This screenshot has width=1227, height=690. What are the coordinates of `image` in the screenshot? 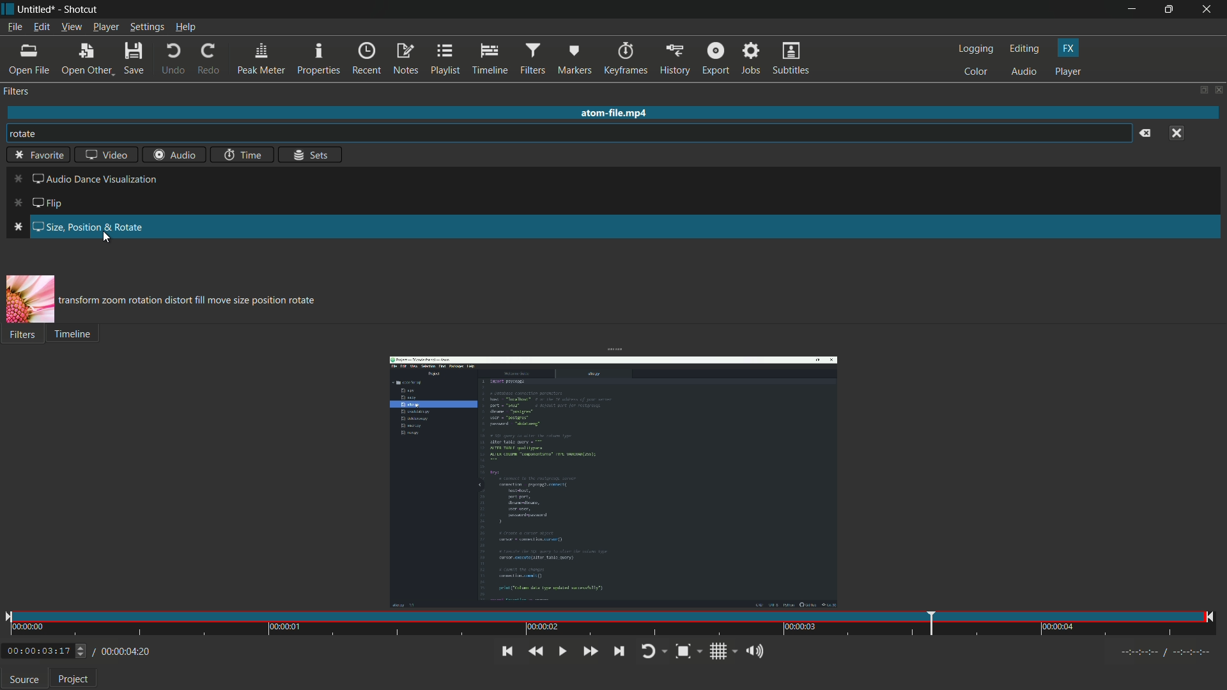 It's located at (30, 300).